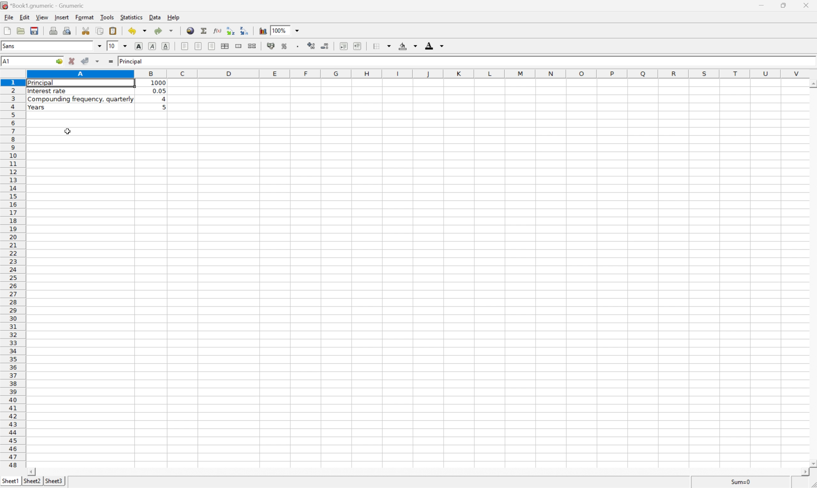  What do you see at coordinates (284, 46) in the screenshot?
I see `format selection as percentage` at bounding box center [284, 46].